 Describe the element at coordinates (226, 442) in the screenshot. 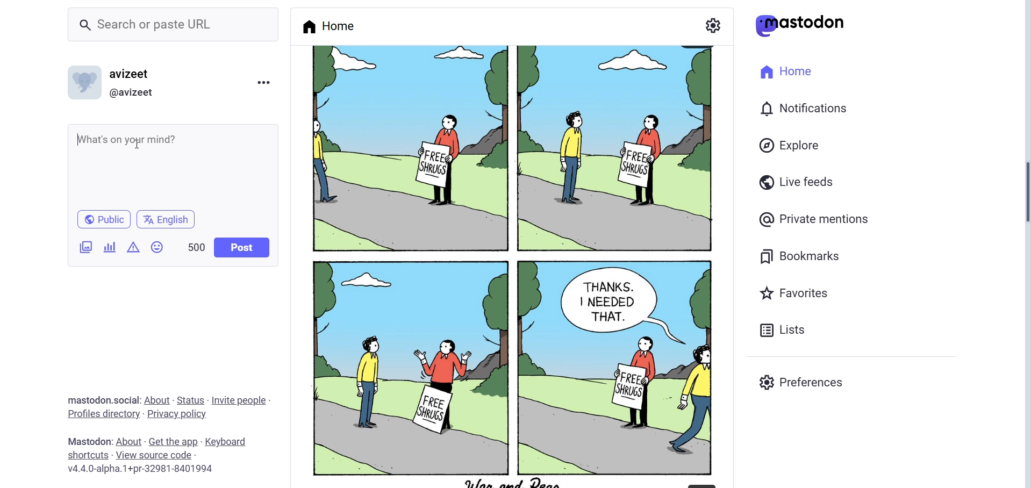

I see `Keyboard` at that location.